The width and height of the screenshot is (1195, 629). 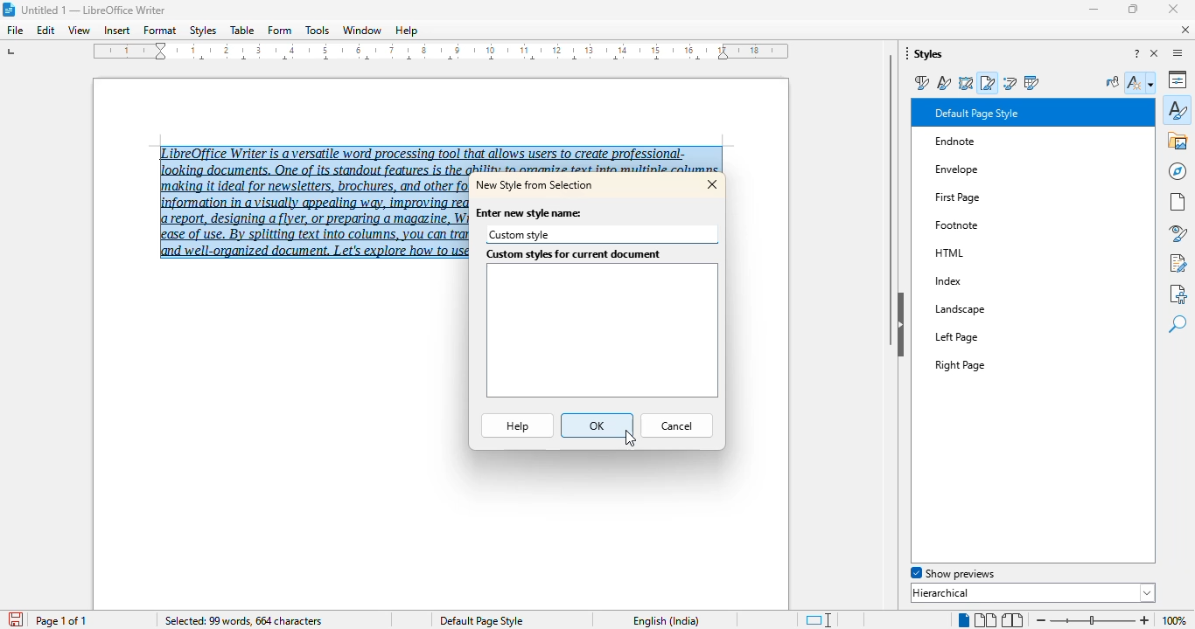 What do you see at coordinates (960, 620) in the screenshot?
I see `single page view` at bounding box center [960, 620].